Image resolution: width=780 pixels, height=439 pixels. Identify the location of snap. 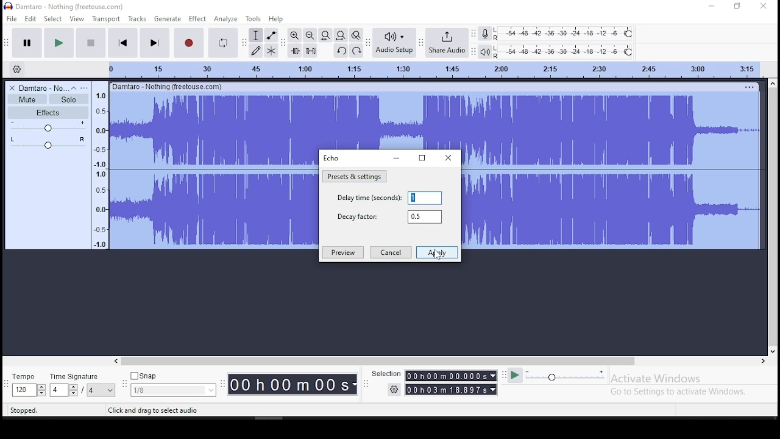
(174, 375).